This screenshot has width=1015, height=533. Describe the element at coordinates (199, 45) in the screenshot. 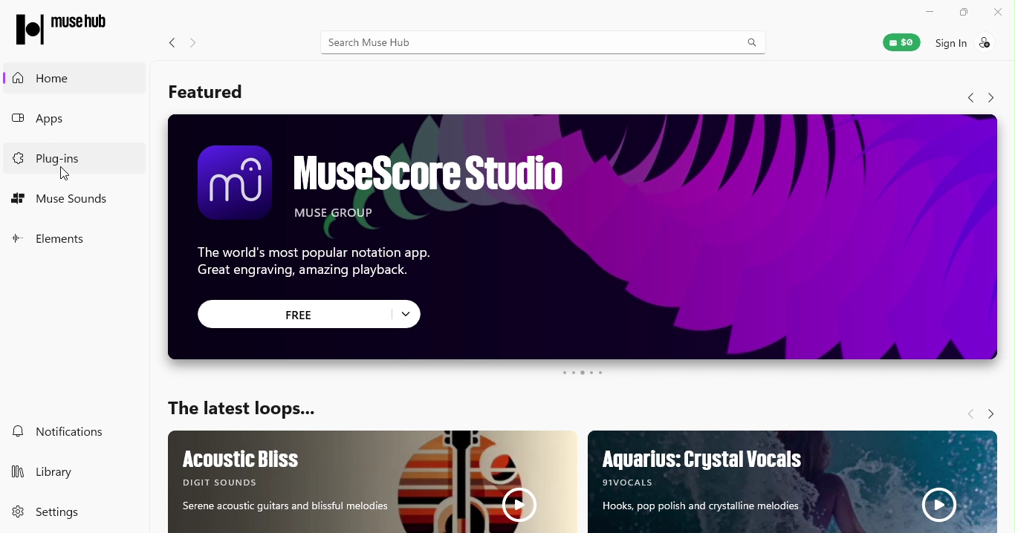

I see `Navigate forward` at that location.